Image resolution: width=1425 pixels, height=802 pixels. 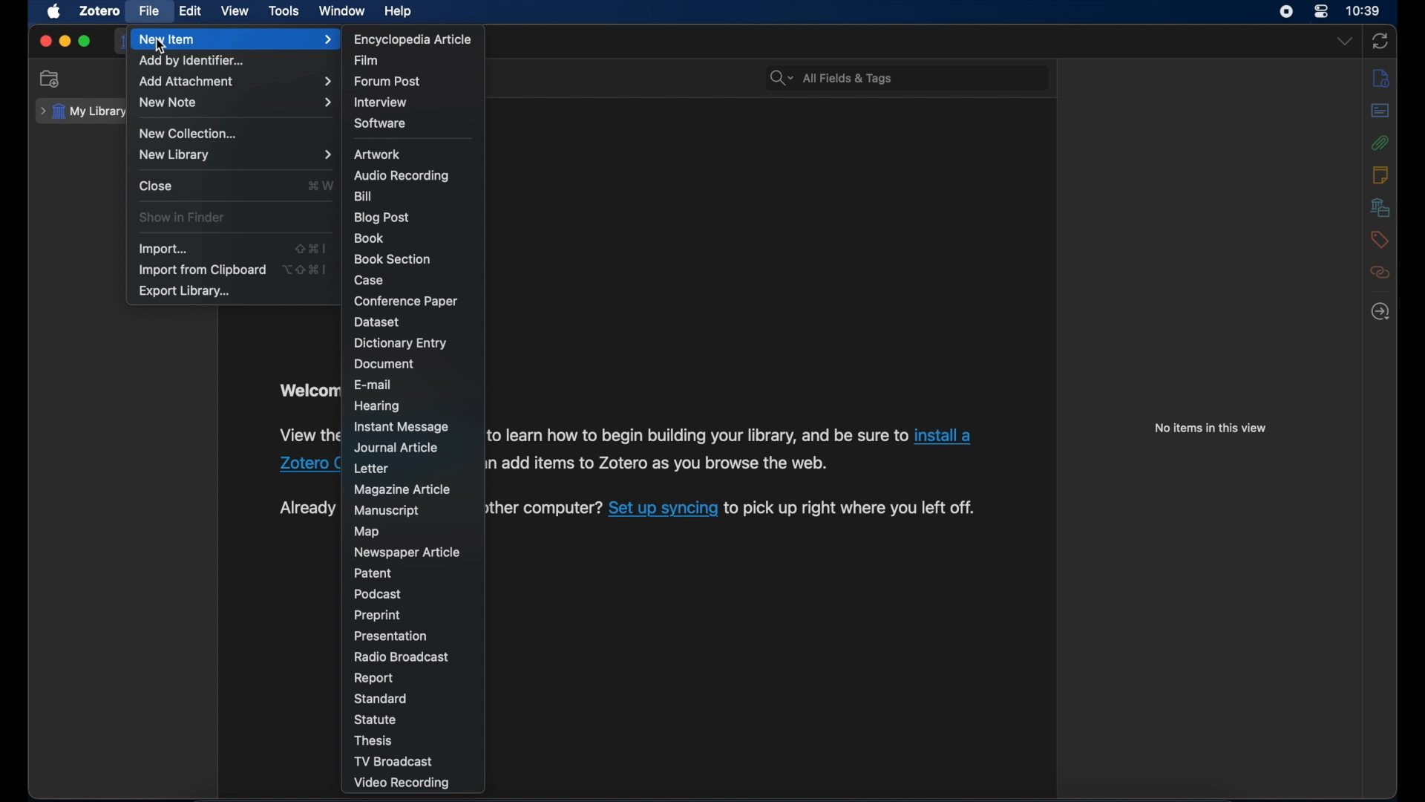 I want to click on shortcut, so click(x=319, y=185).